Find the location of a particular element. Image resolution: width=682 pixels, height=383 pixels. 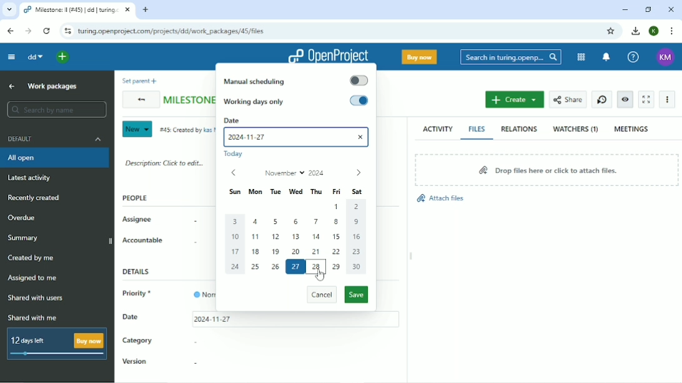

toggle is located at coordinates (359, 101).